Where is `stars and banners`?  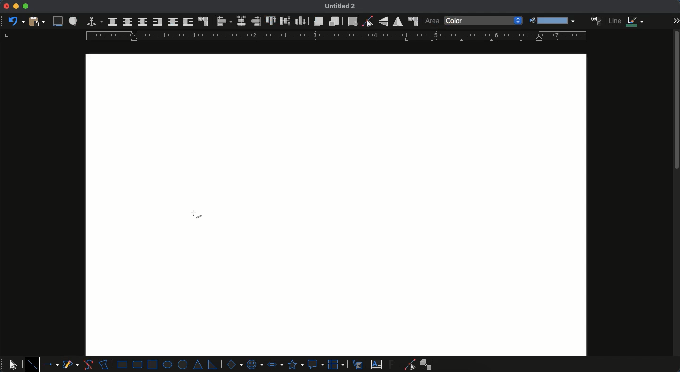
stars and banners is located at coordinates (295, 364).